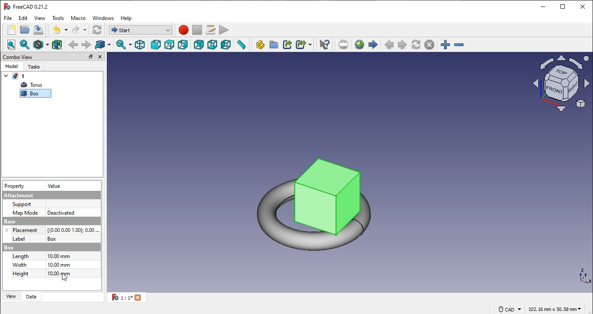  Describe the element at coordinates (12, 30) in the screenshot. I see `new file` at that location.